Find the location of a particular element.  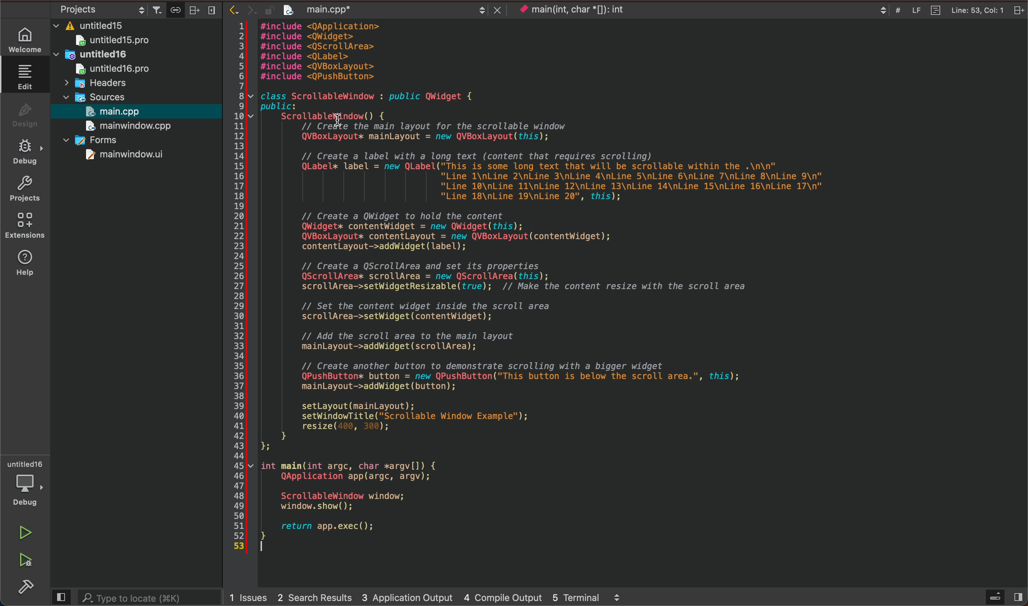

split is located at coordinates (194, 9).